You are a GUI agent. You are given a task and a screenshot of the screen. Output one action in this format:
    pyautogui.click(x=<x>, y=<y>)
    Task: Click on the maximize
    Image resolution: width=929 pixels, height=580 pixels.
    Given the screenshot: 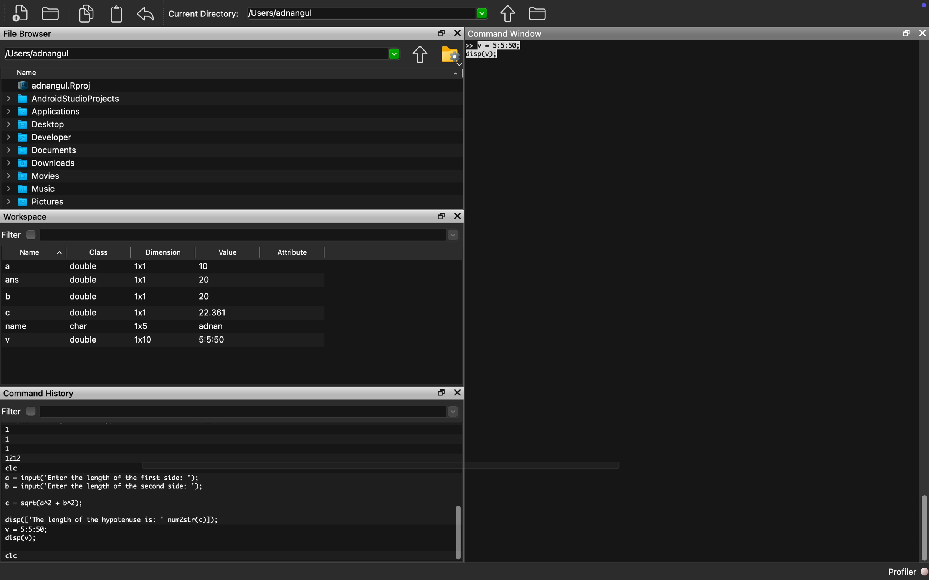 What is the action you would take?
    pyautogui.click(x=441, y=215)
    